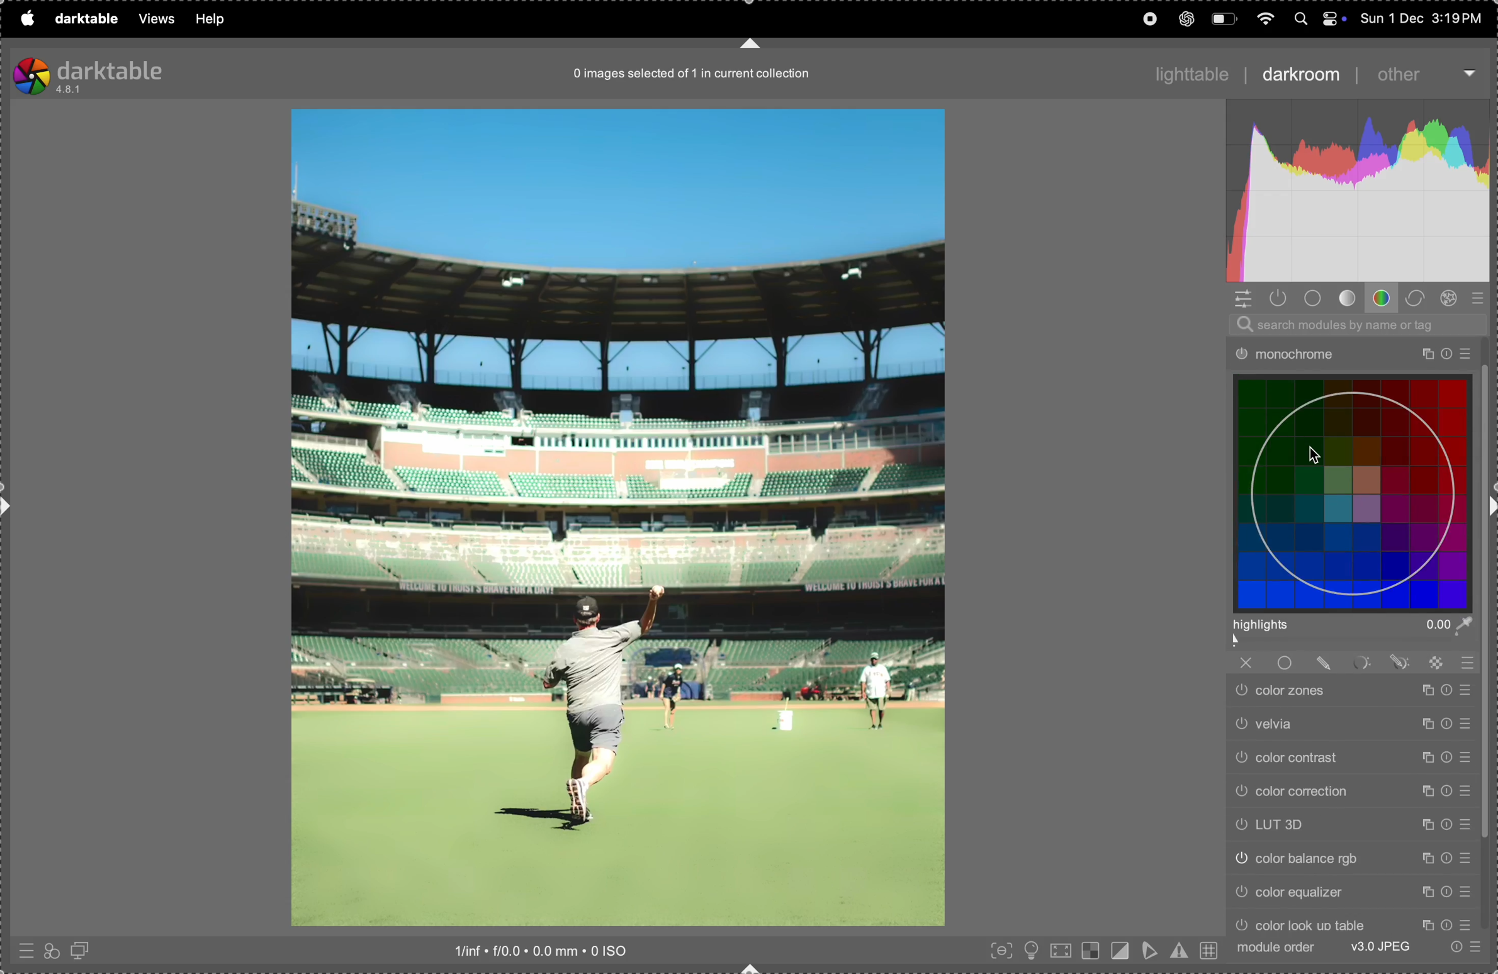 Image resolution: width=1498 pixels, height=974 pixels. Describe the element at coordinates (1188, 19) in the screenshot. I see `chatgpt` at that location.